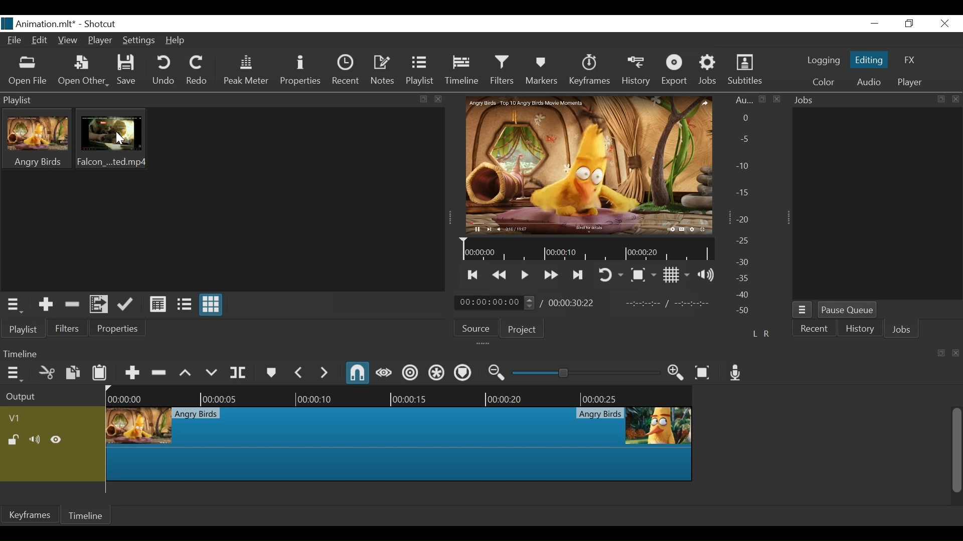  Describe the element at coordinates (495, 303) in the screenshot. I see `Current Position` at that location.